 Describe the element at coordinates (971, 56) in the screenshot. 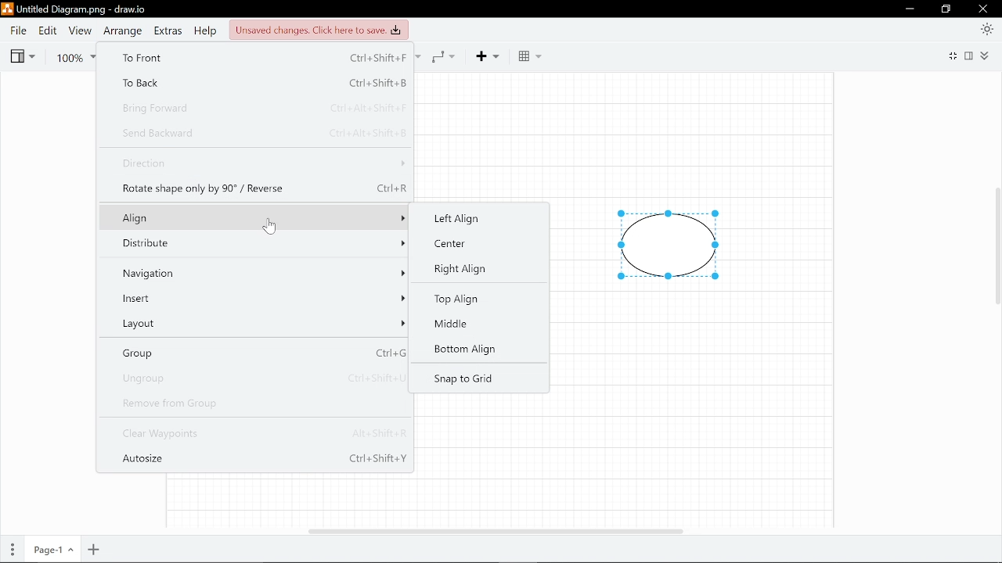

I see `Format` at that location.